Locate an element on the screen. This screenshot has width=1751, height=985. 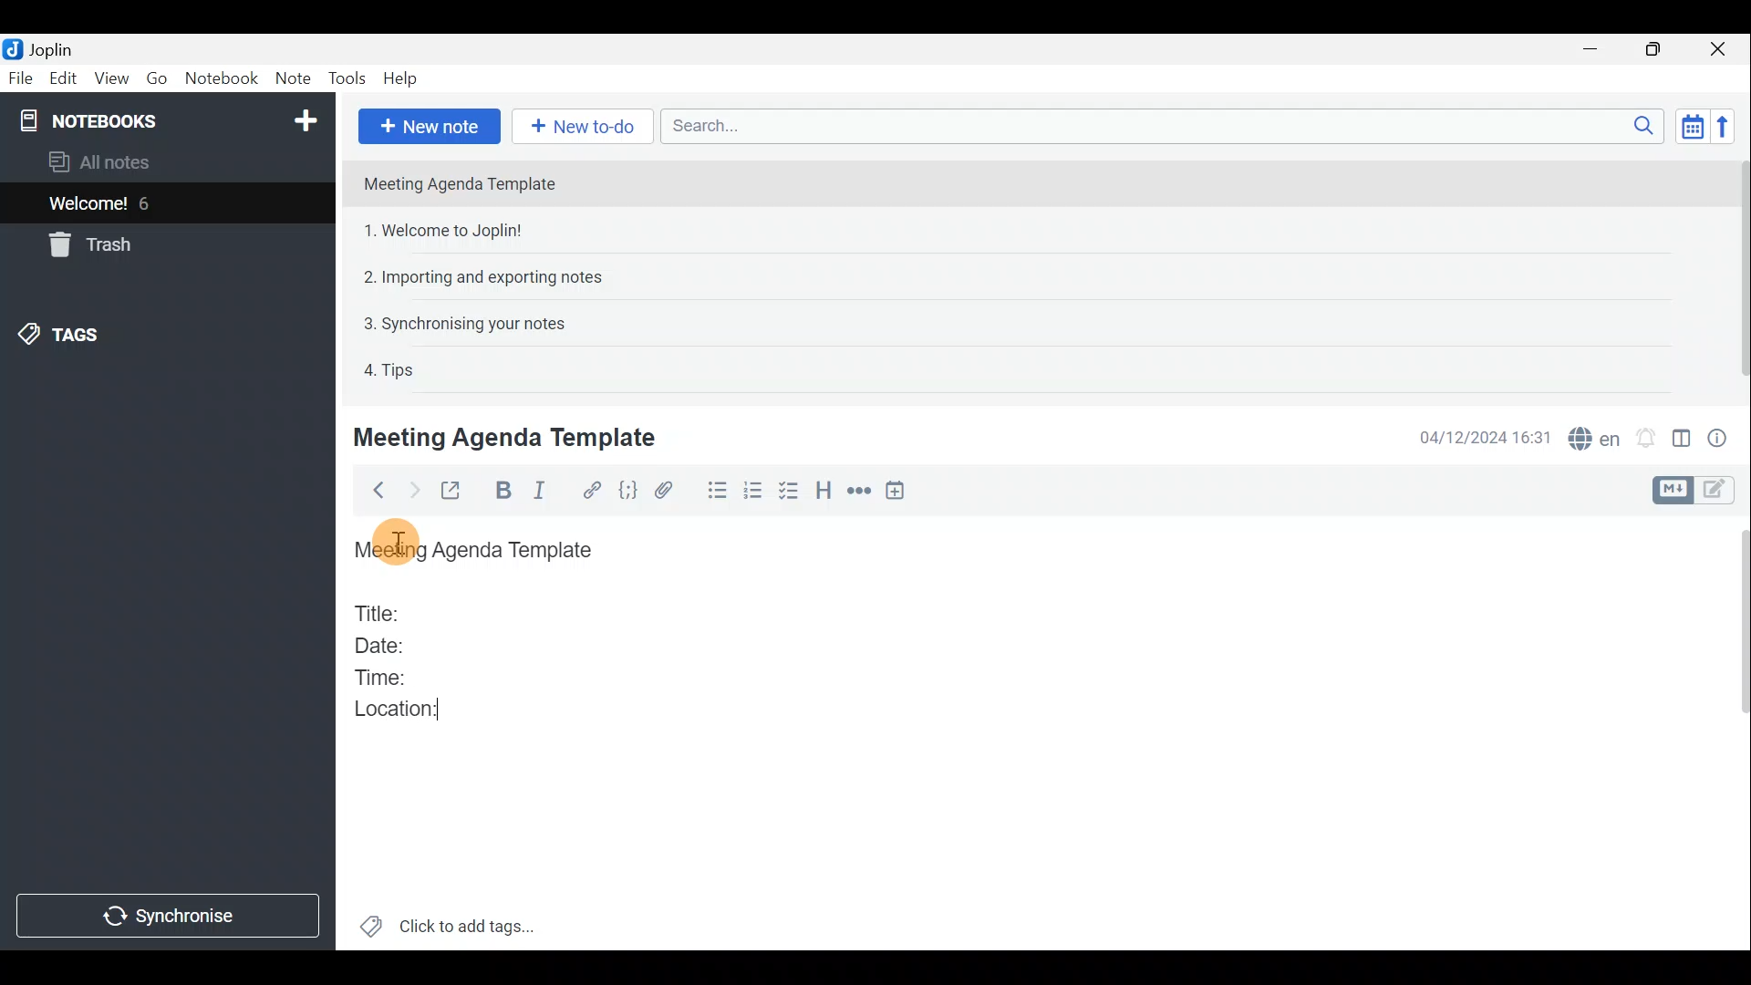
2. Importing and exporting notes is located at coordinates (490, 277).